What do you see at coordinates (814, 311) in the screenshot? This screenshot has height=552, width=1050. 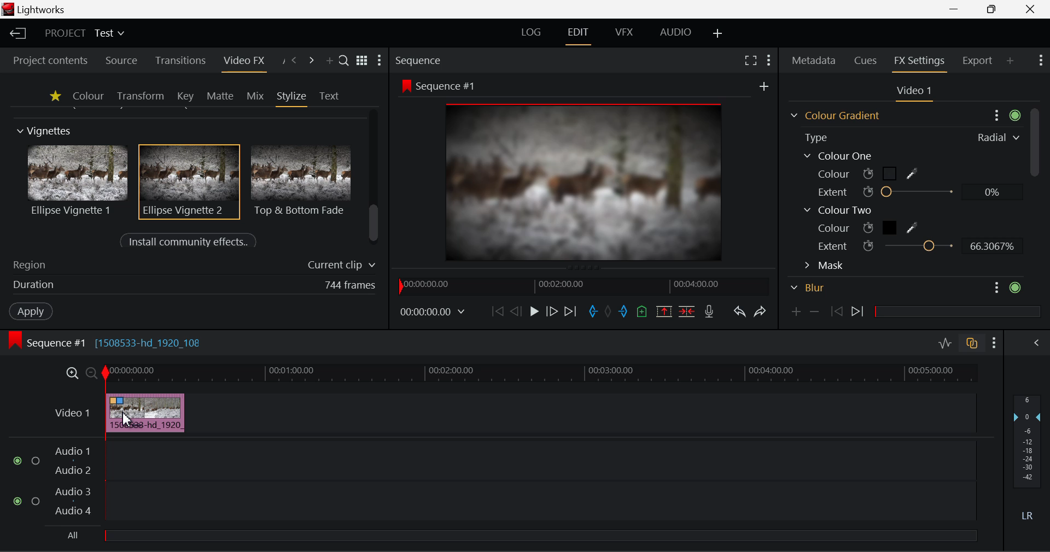 I see `Remove keyframe` at bounding box center [814, 311].